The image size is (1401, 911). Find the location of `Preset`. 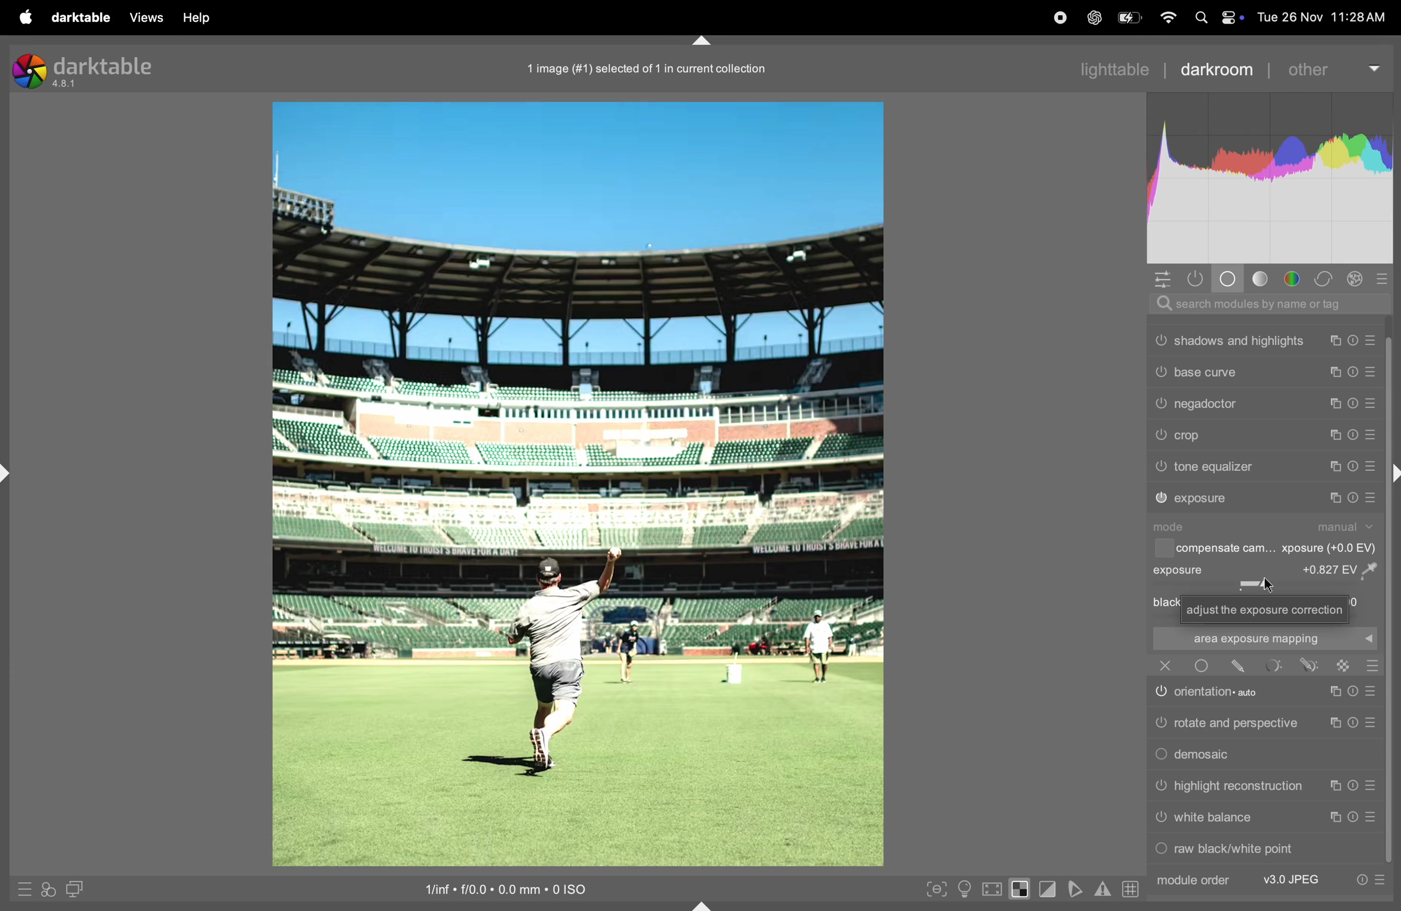

Preset is located at coordinates (1372, 722).